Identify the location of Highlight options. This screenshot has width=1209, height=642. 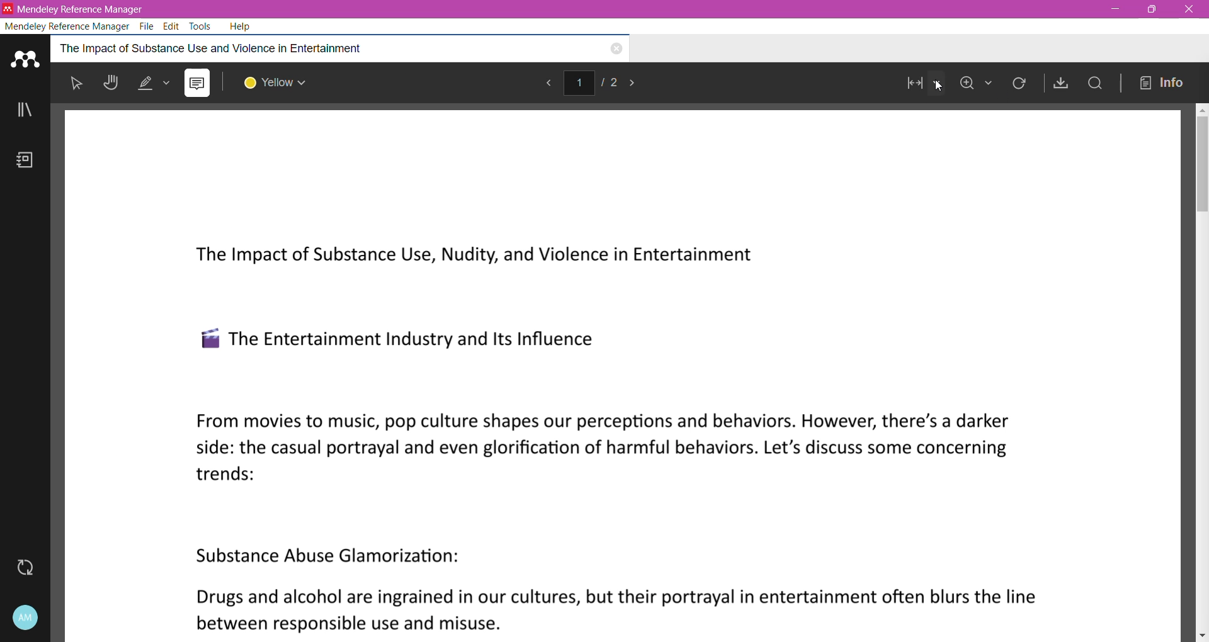
(156, 84).